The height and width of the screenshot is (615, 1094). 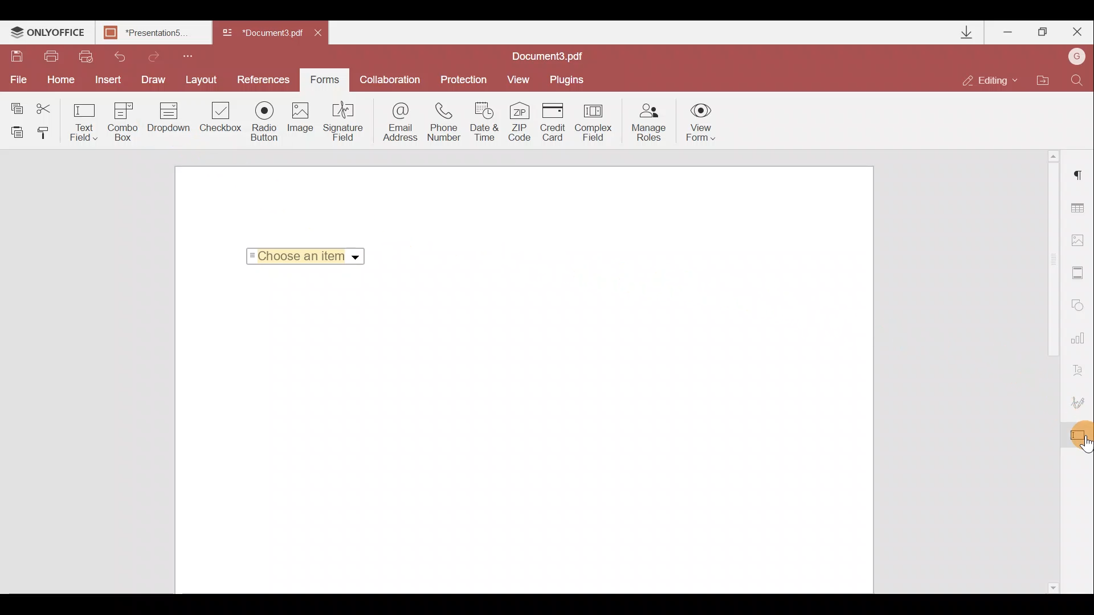 I want to click on Date & time, so click(x=487, y=122).